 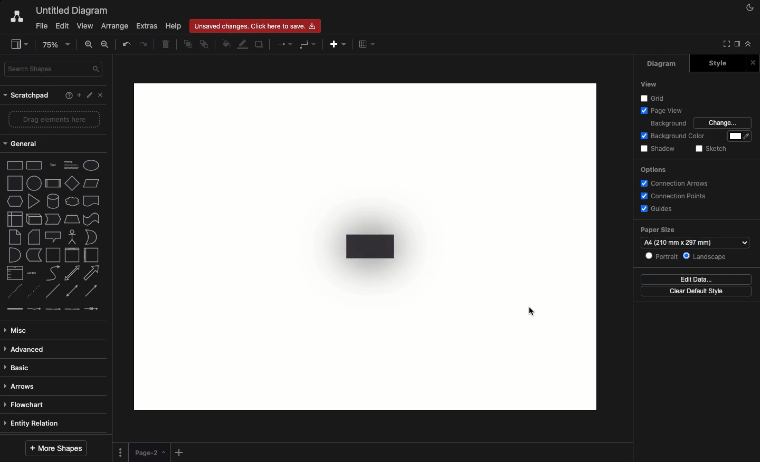 What do you see at coordinates (71, 202) in the screenshot?
I see `cloud` at bounding box center [71, 202].